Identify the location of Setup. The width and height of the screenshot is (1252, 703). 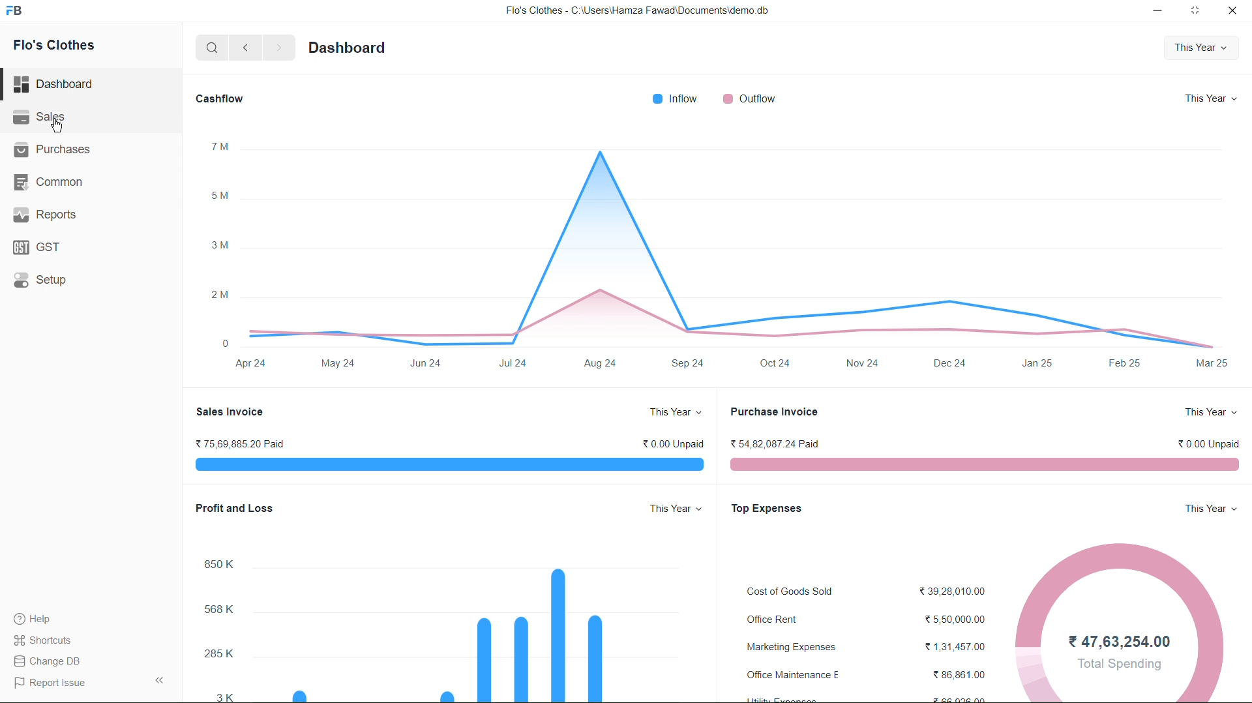
(42, 279).